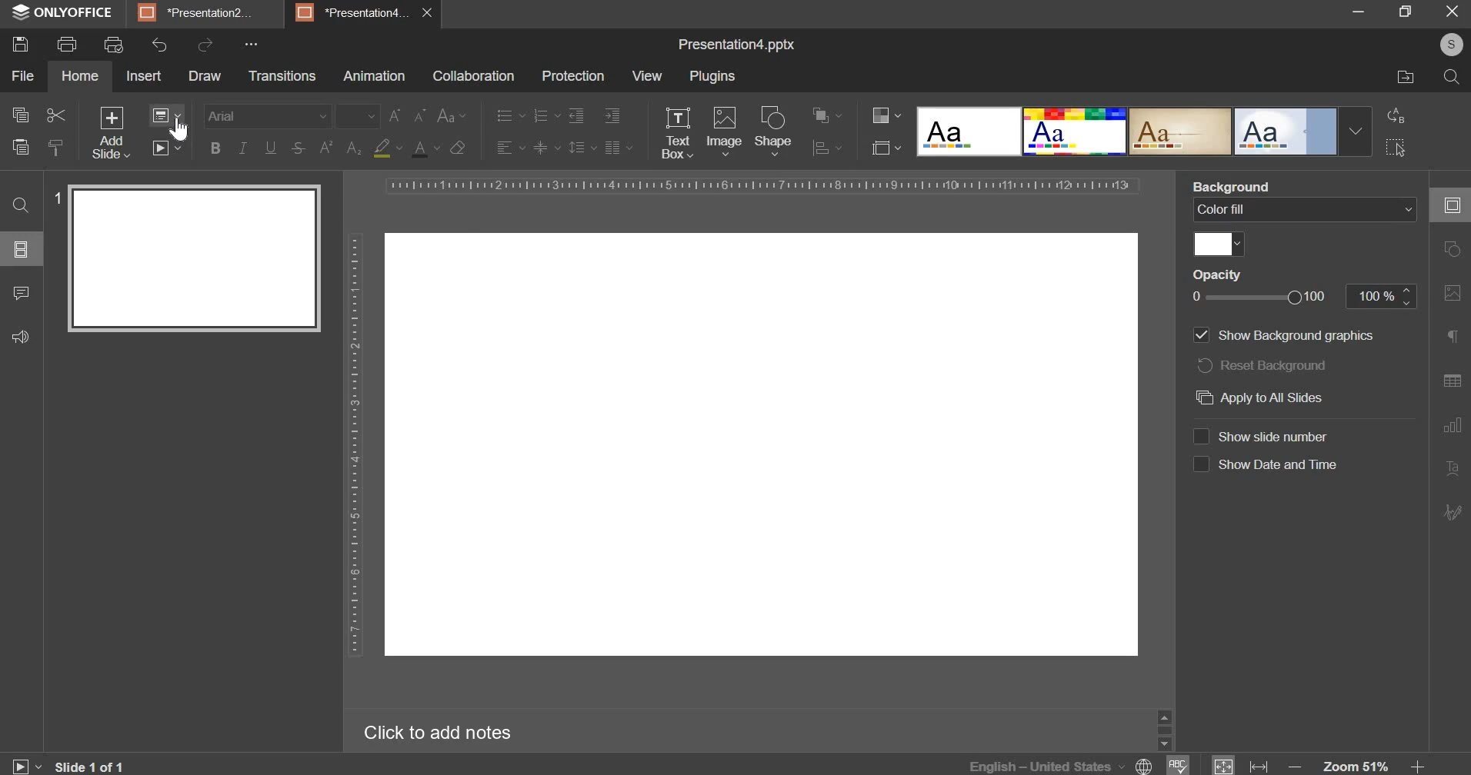  What do you see at coordinates (545, 148) in the screenshot?
I see `vertical alignment` at bounding box center [545, 148].